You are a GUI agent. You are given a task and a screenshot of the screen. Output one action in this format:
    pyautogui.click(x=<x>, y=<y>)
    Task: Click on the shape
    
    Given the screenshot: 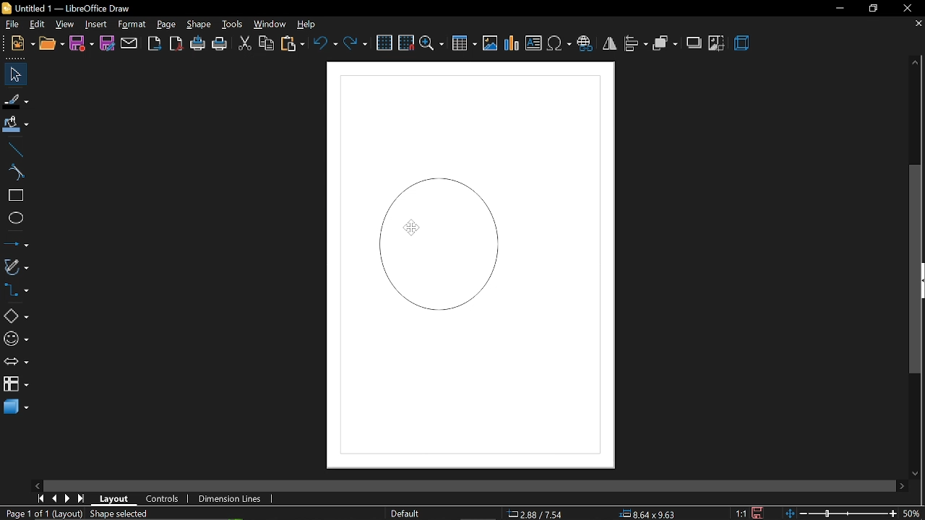 What is the action you would take?
    pyautogui.click(x=200, y=23)
    